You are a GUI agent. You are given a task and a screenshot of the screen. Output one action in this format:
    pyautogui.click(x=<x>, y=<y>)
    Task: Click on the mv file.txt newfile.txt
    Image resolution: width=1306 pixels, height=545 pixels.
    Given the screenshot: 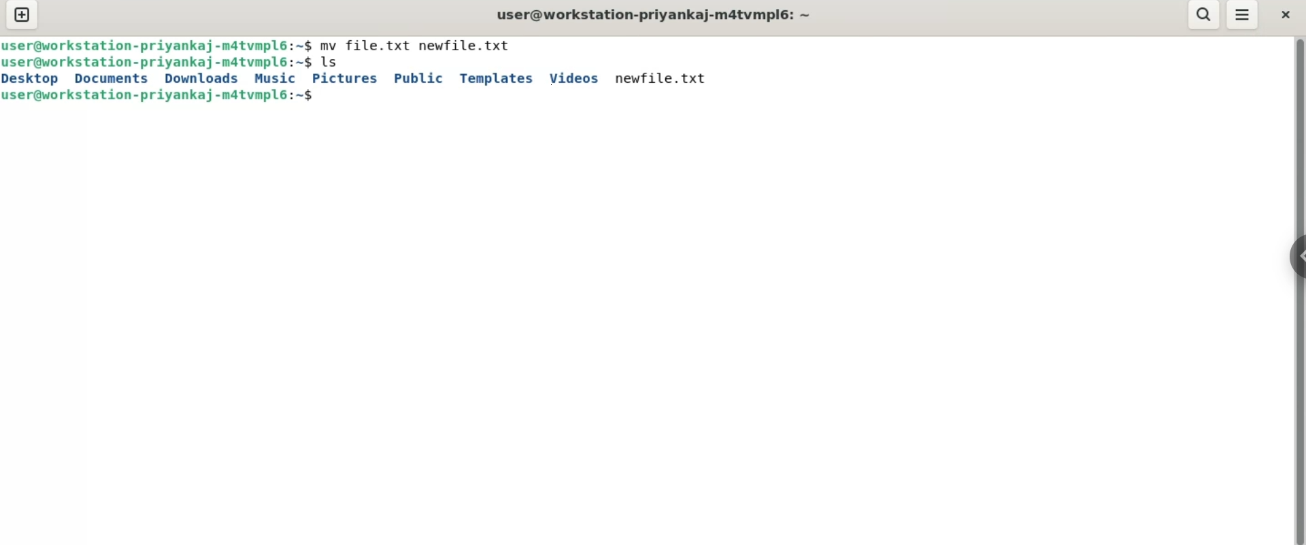 What is the action you would take?
    pyautogui.click(x=419, y=44)
    